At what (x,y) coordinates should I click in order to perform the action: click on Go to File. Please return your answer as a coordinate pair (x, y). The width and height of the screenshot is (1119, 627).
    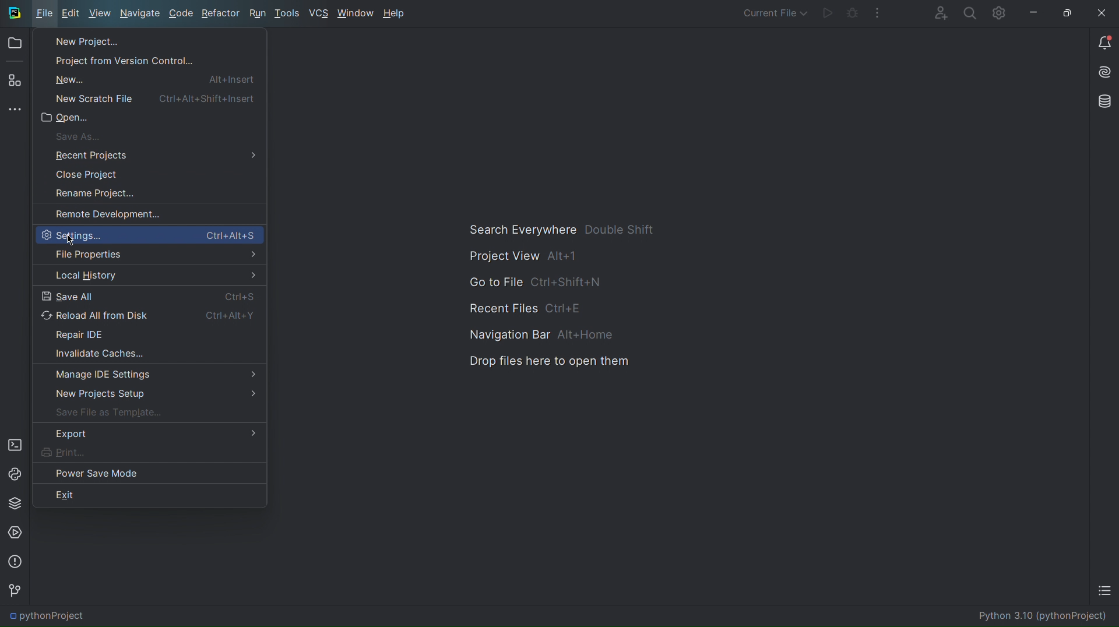
    Looking at the image, I should click on (537, 283).